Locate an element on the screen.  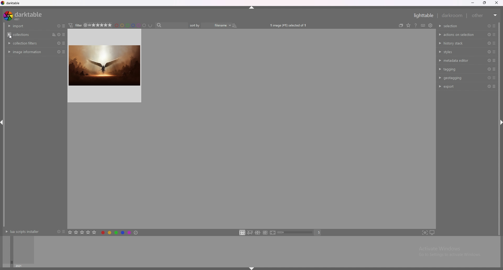
resets is located at coordinates (58, 26).